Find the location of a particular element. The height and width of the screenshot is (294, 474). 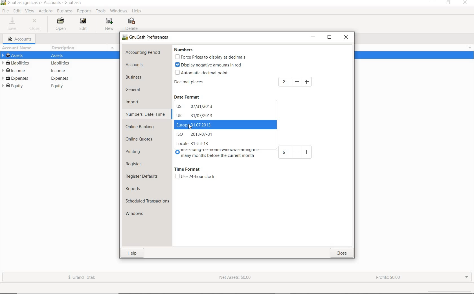

online quotes is located at coordinates (141, 139).